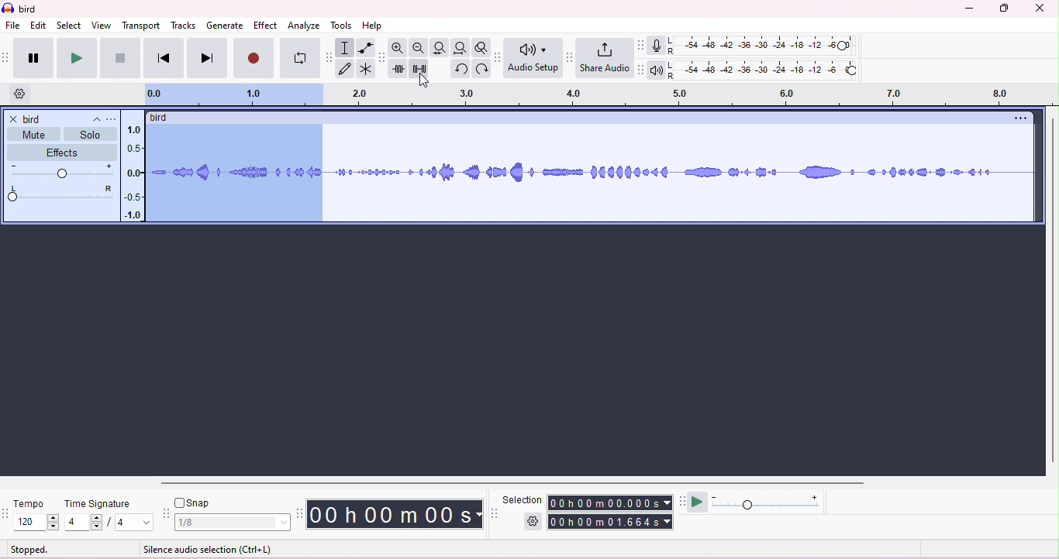 The height and width of the screenshot is (559, 1059). I want to click on waveform, so click(685, 170).